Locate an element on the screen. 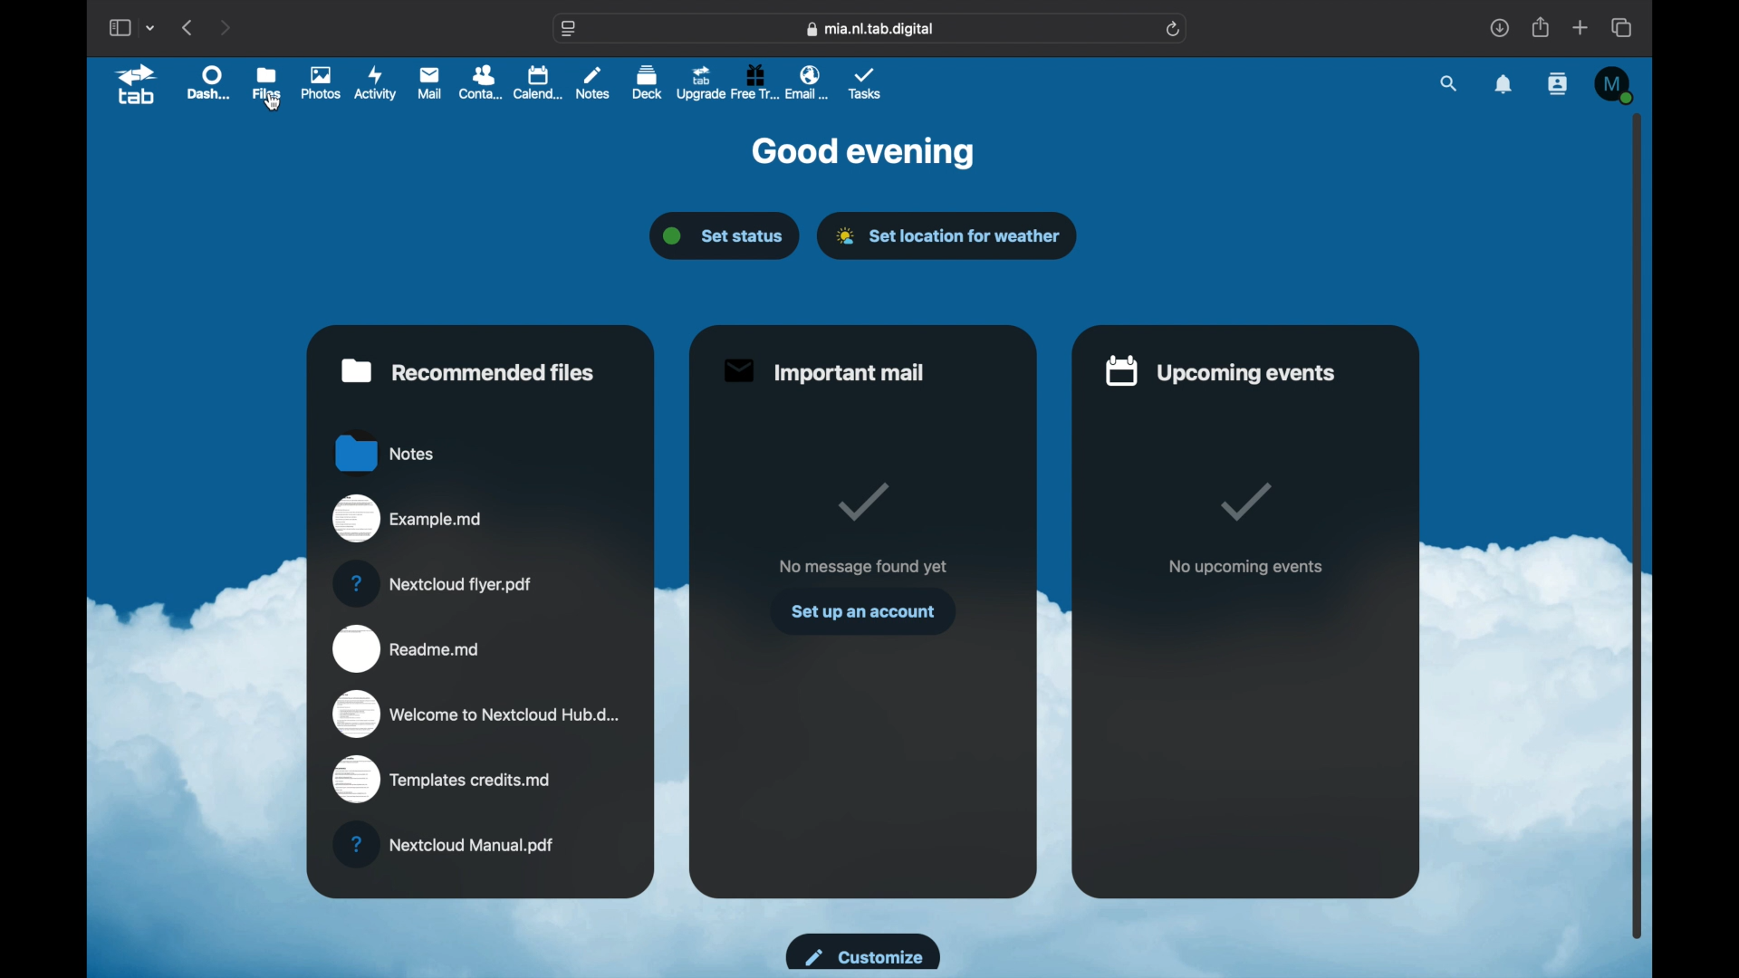  photos is located at coordinates (321, 82).